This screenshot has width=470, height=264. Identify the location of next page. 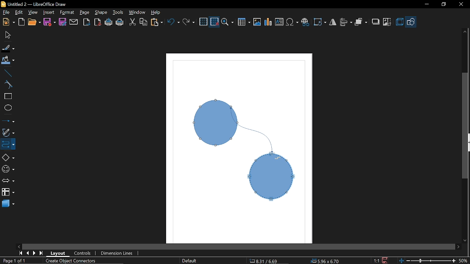
(35, 253).